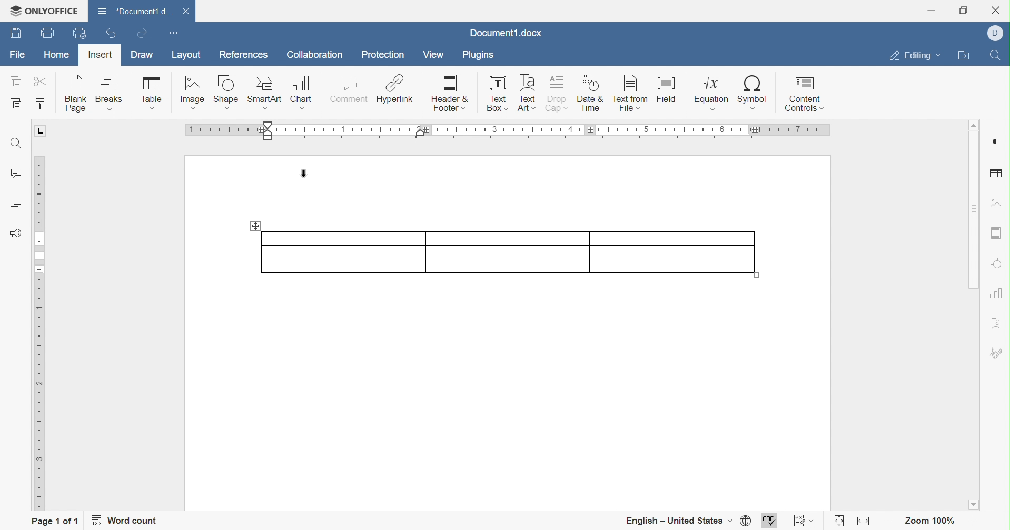 The image size is (1010, 530). I want to click on Text from file, so click(631, 93).